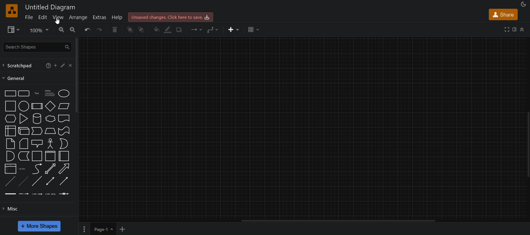  Describe the element at coordinates (13, 30) in the screenshot. I see `view` at that location.